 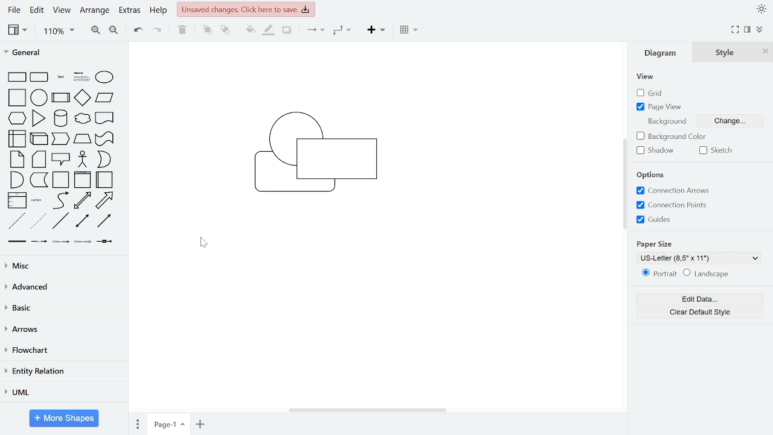 I want to click on Cursor, so click(x=204, y=243).